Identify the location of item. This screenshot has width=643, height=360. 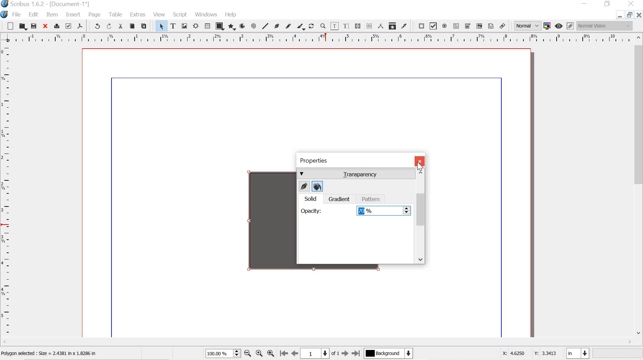
(52, 15).